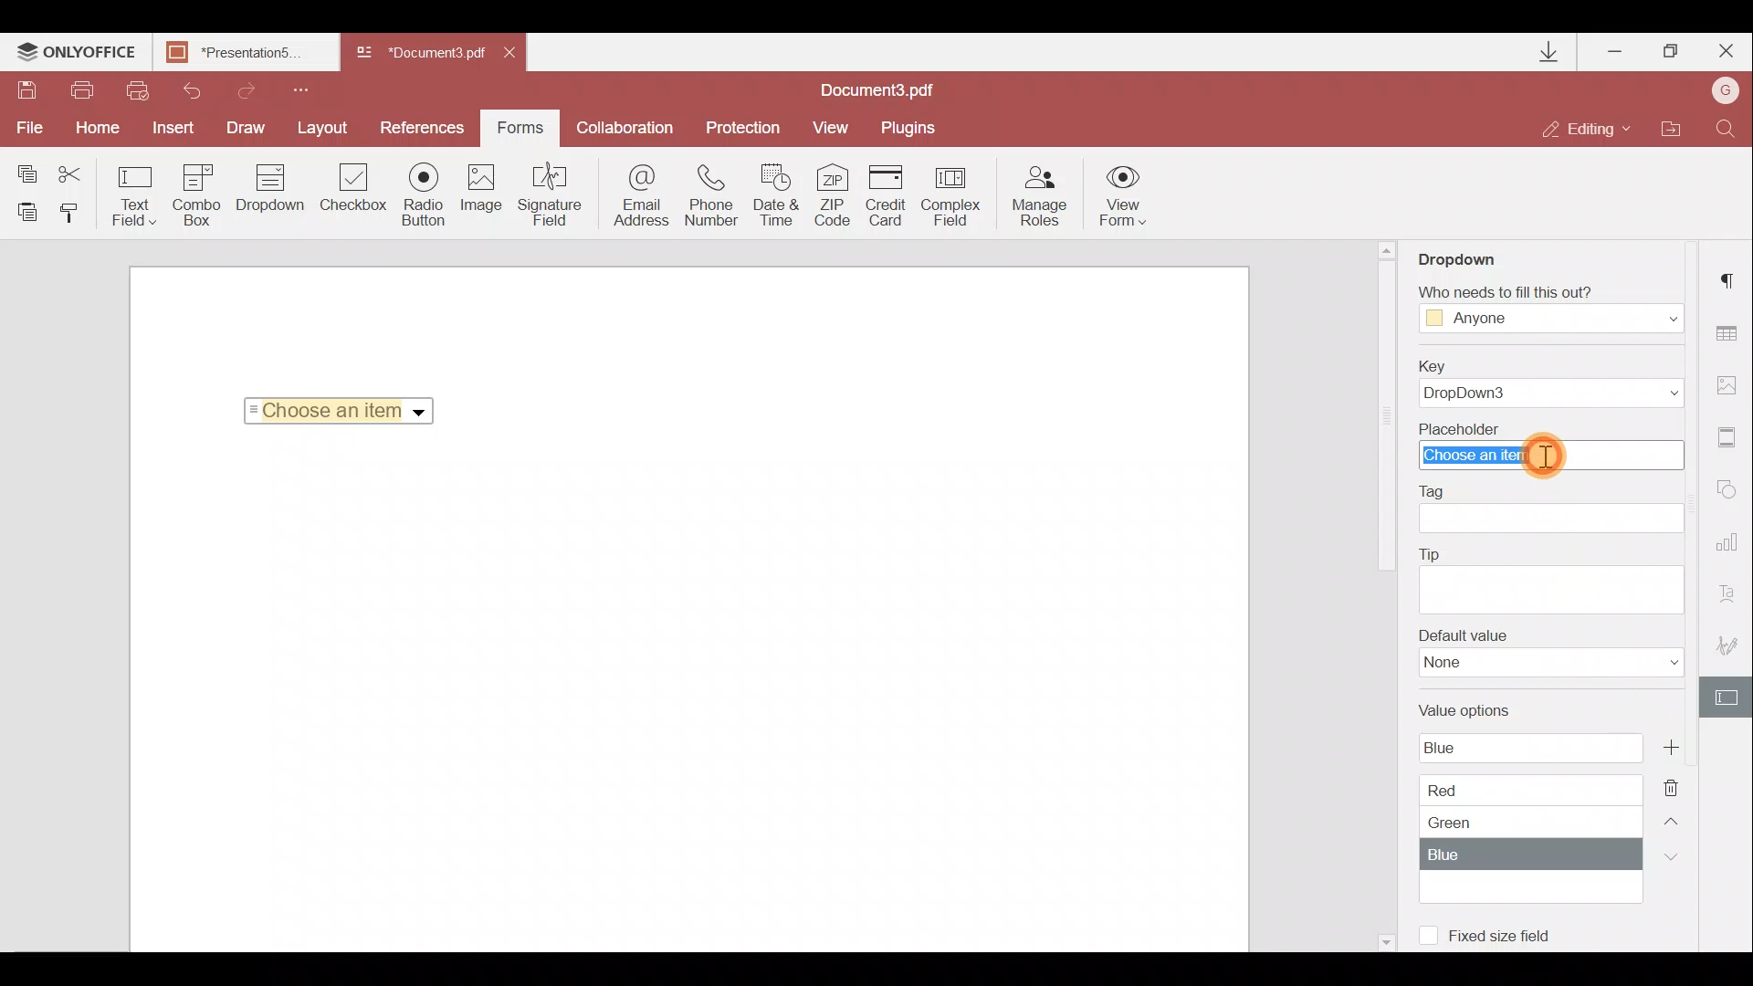  Describe the element at coordinates (102, 129) in the screenshot. I see `Home` at that location.